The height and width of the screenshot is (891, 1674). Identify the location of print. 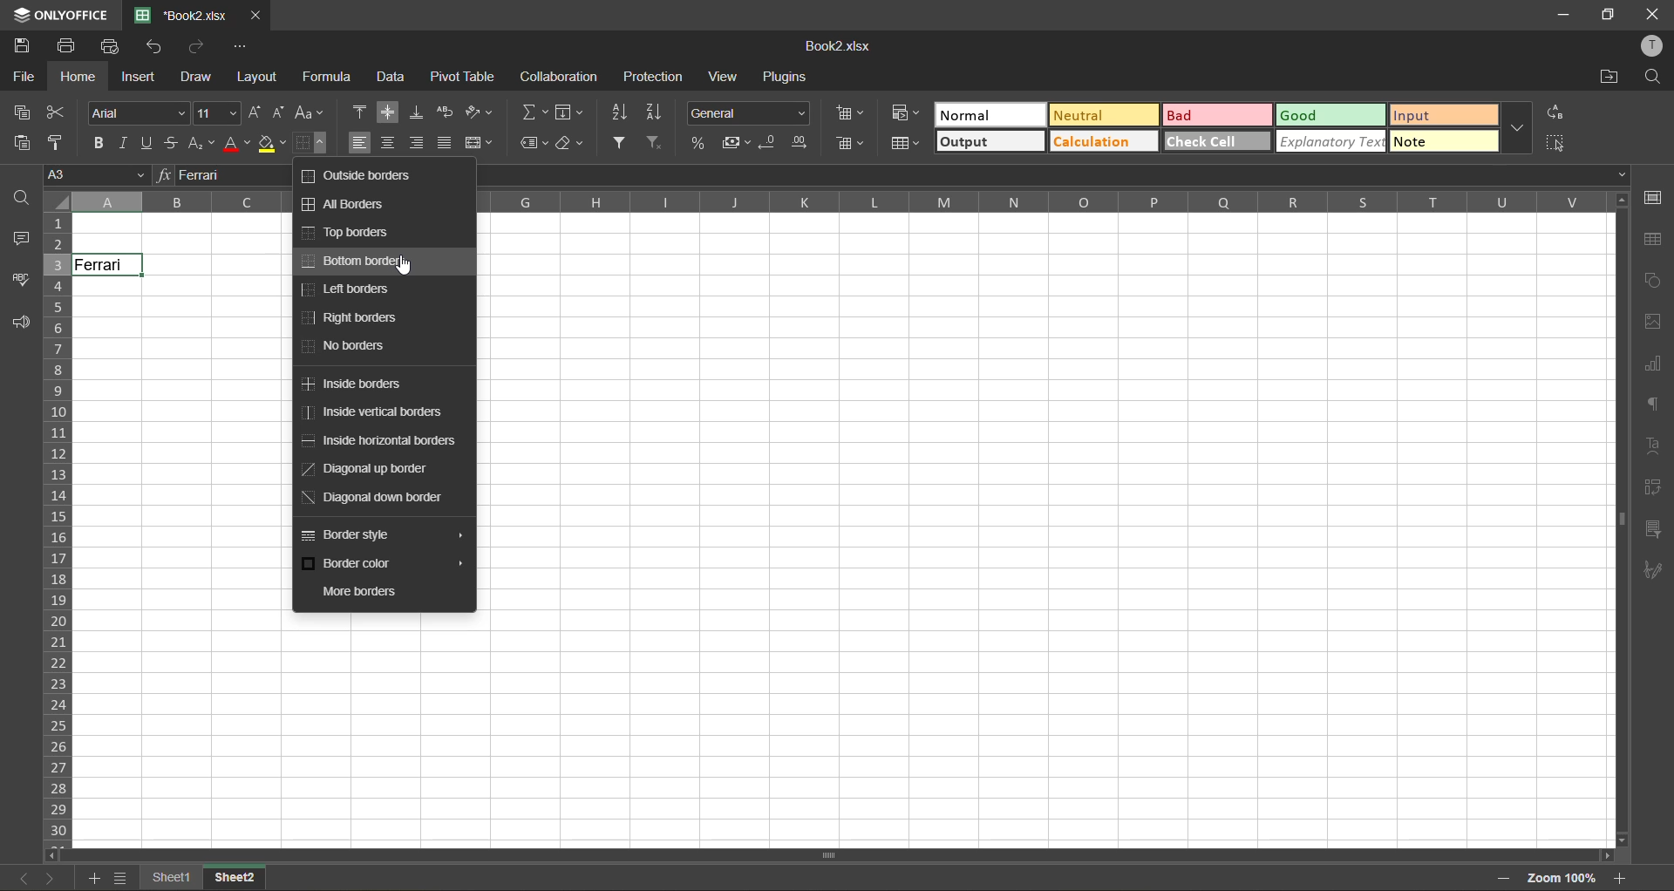
(71, 46).